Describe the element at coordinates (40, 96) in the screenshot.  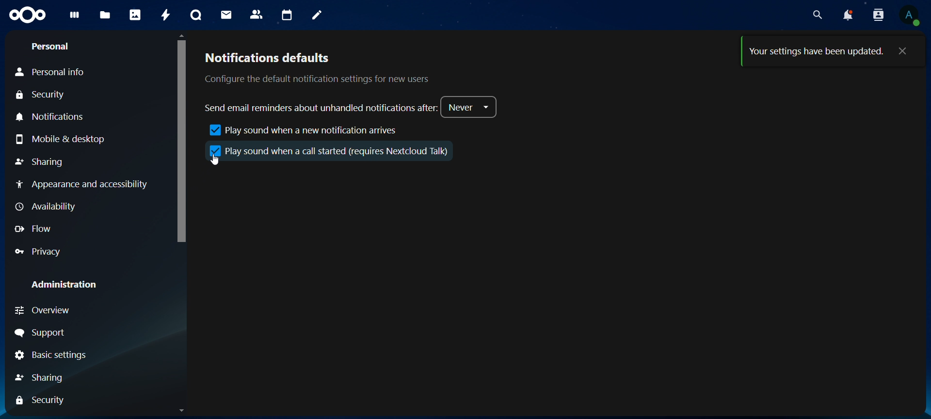
I see `Security` at that location.